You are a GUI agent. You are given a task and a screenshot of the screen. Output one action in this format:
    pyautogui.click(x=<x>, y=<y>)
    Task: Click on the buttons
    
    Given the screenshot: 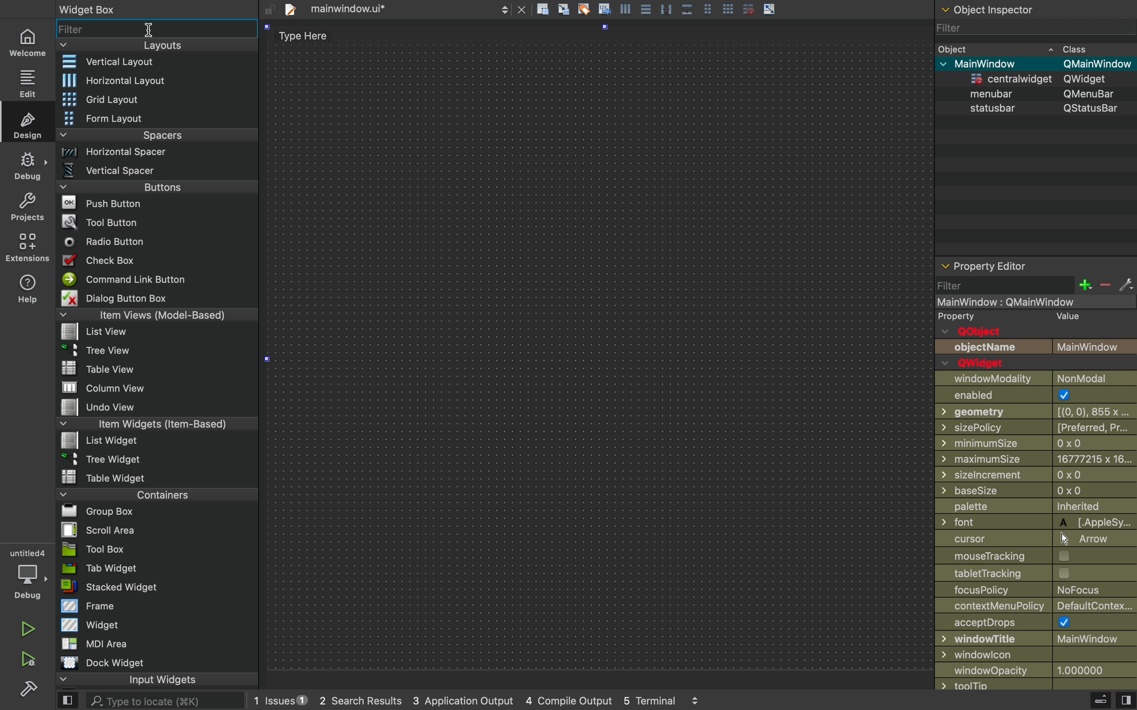 What is the action you would take?
    pyautogui.click(x=156, y=187)
    